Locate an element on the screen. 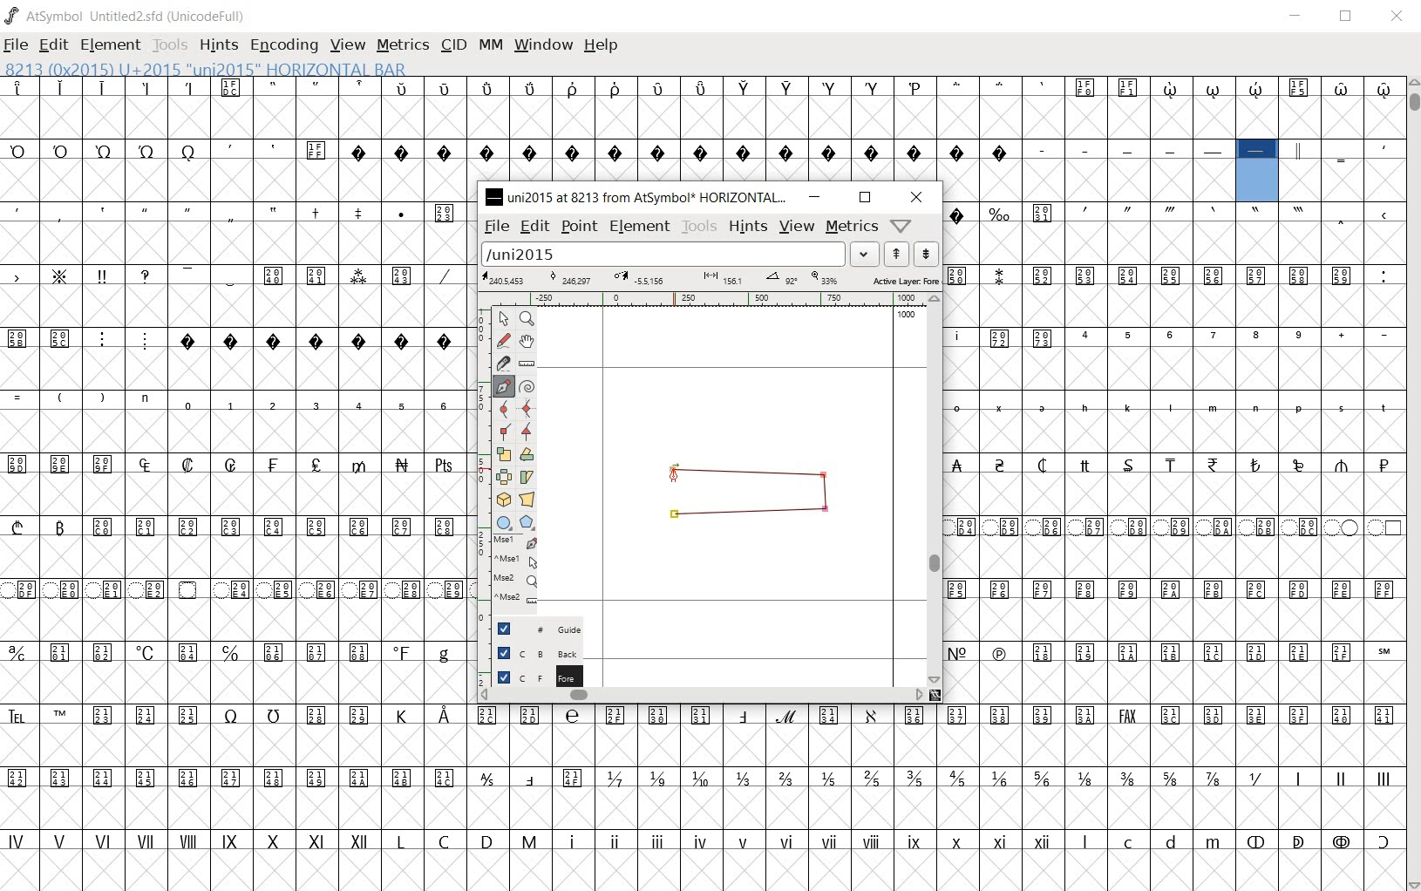 The height and width of the screenshot is (891, 1421). SCROLLBAR is located at coordinates (1414, 483).